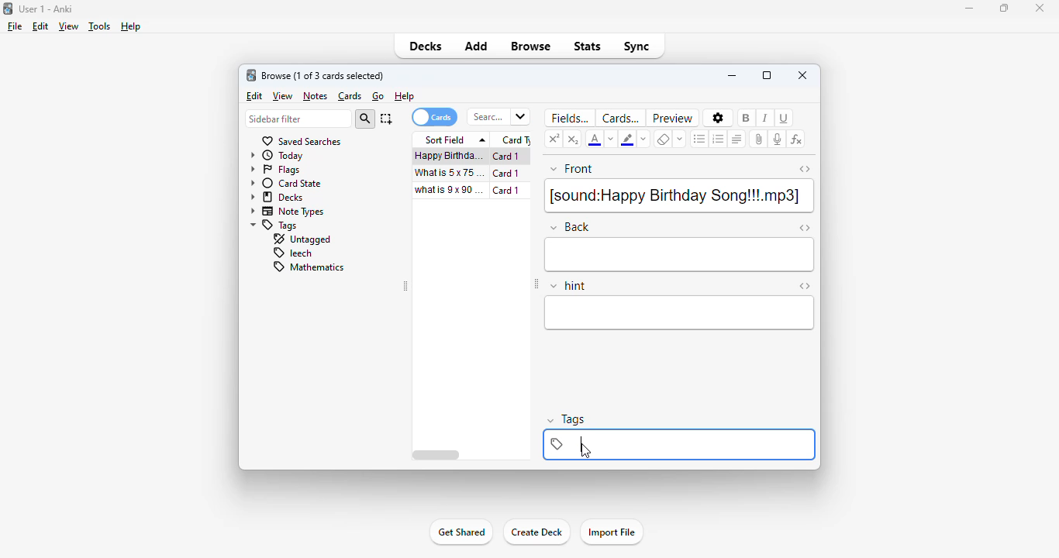 This screenshot has height=558, width=1059. Describe the element at coordinates (323, 76) in the screenshot. I see `browse (1 of 3 cards selected)` at that location.